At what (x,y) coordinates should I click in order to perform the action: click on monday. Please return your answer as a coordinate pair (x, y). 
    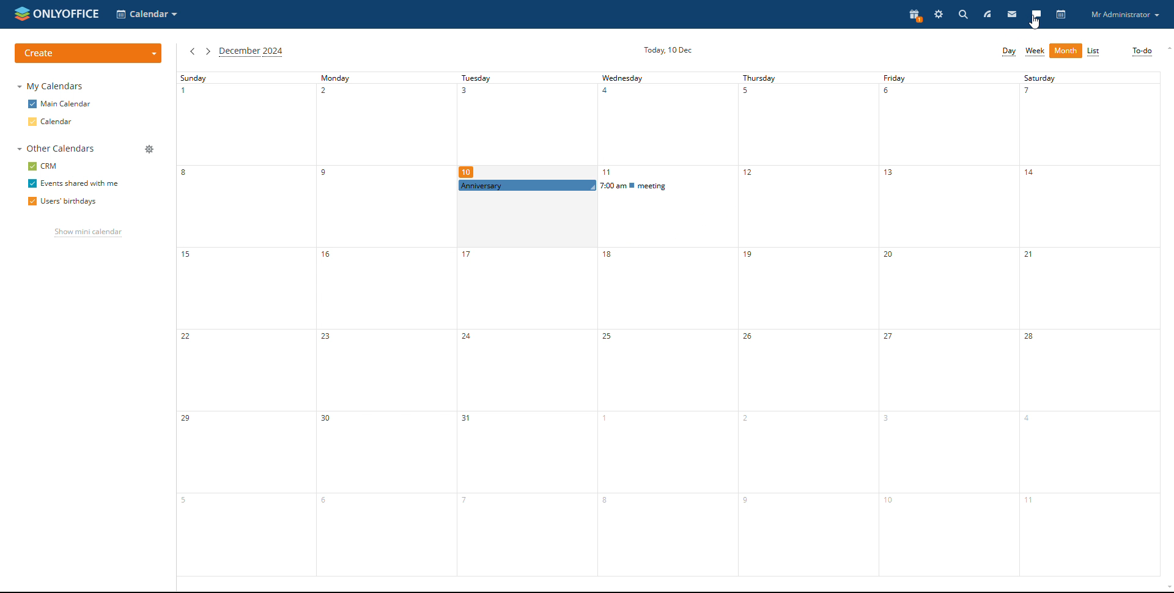
    Looking at the image, I should click on (386, 323).